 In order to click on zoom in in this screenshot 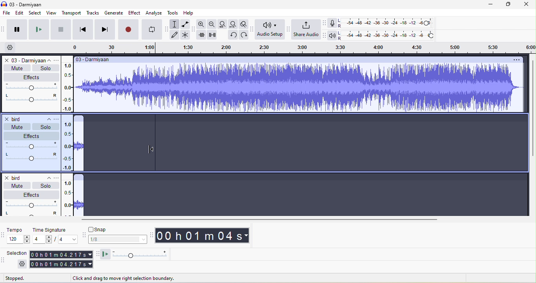, I will do `click(202, 24)`.